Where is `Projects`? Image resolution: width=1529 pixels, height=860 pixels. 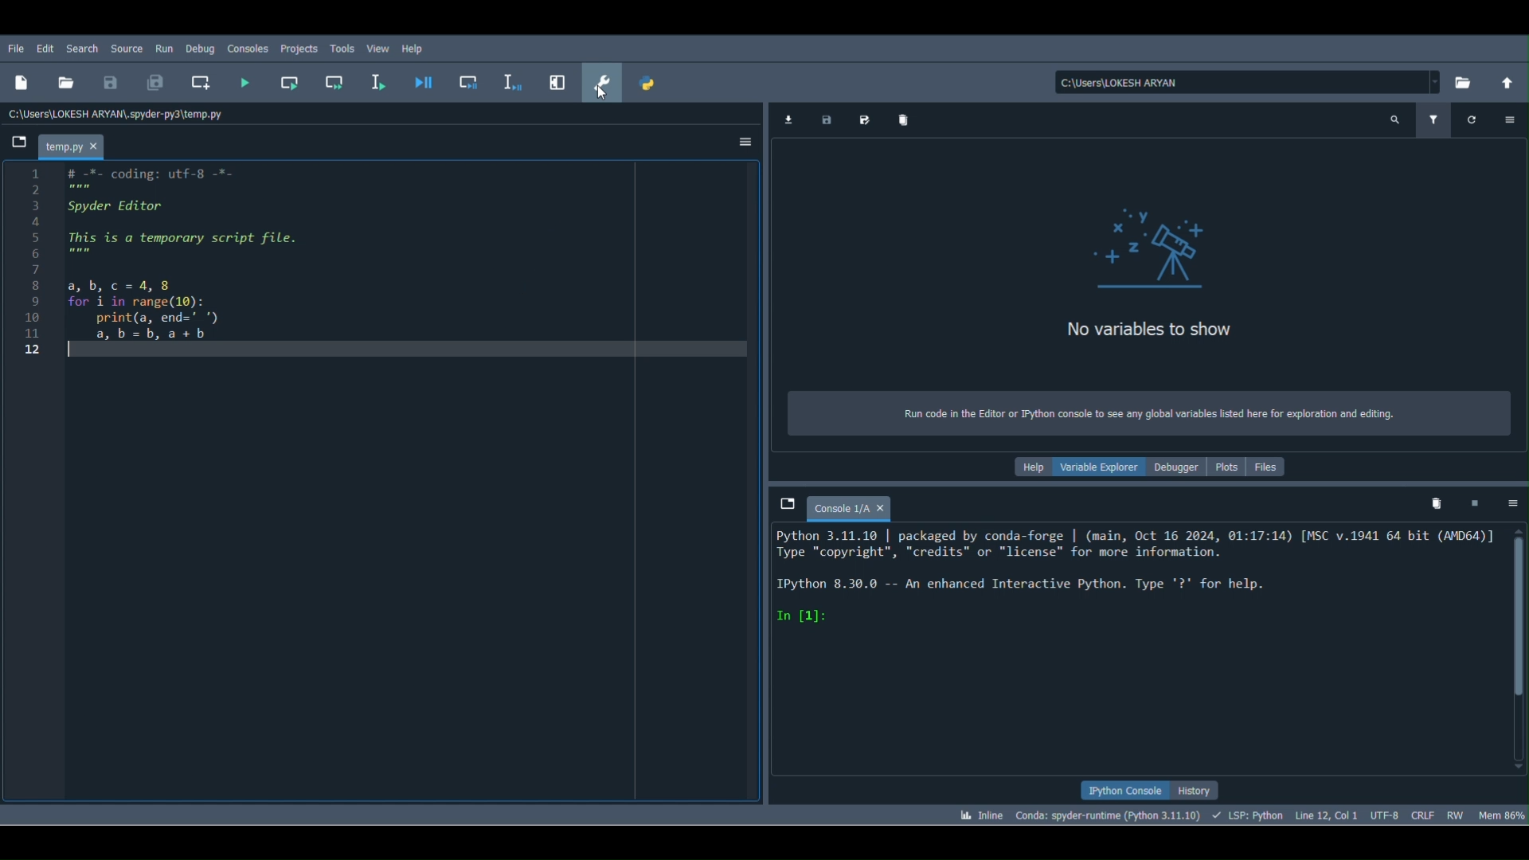 Projects is located at coordinates (299, 49).